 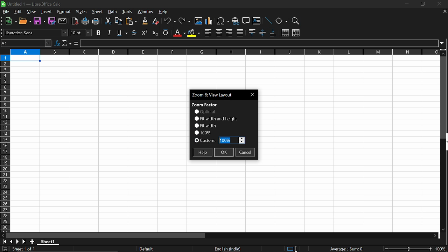 I want to click on Close, so click(x=253, y=94).